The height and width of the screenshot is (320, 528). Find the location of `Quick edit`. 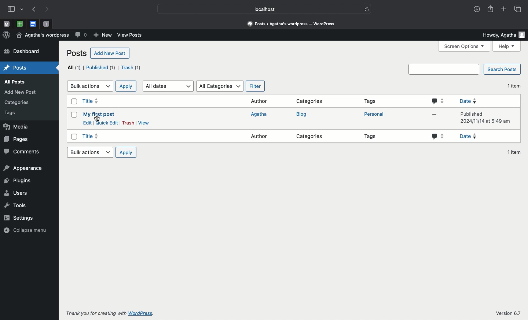

Quick edit is located at coordinates (106, 123).